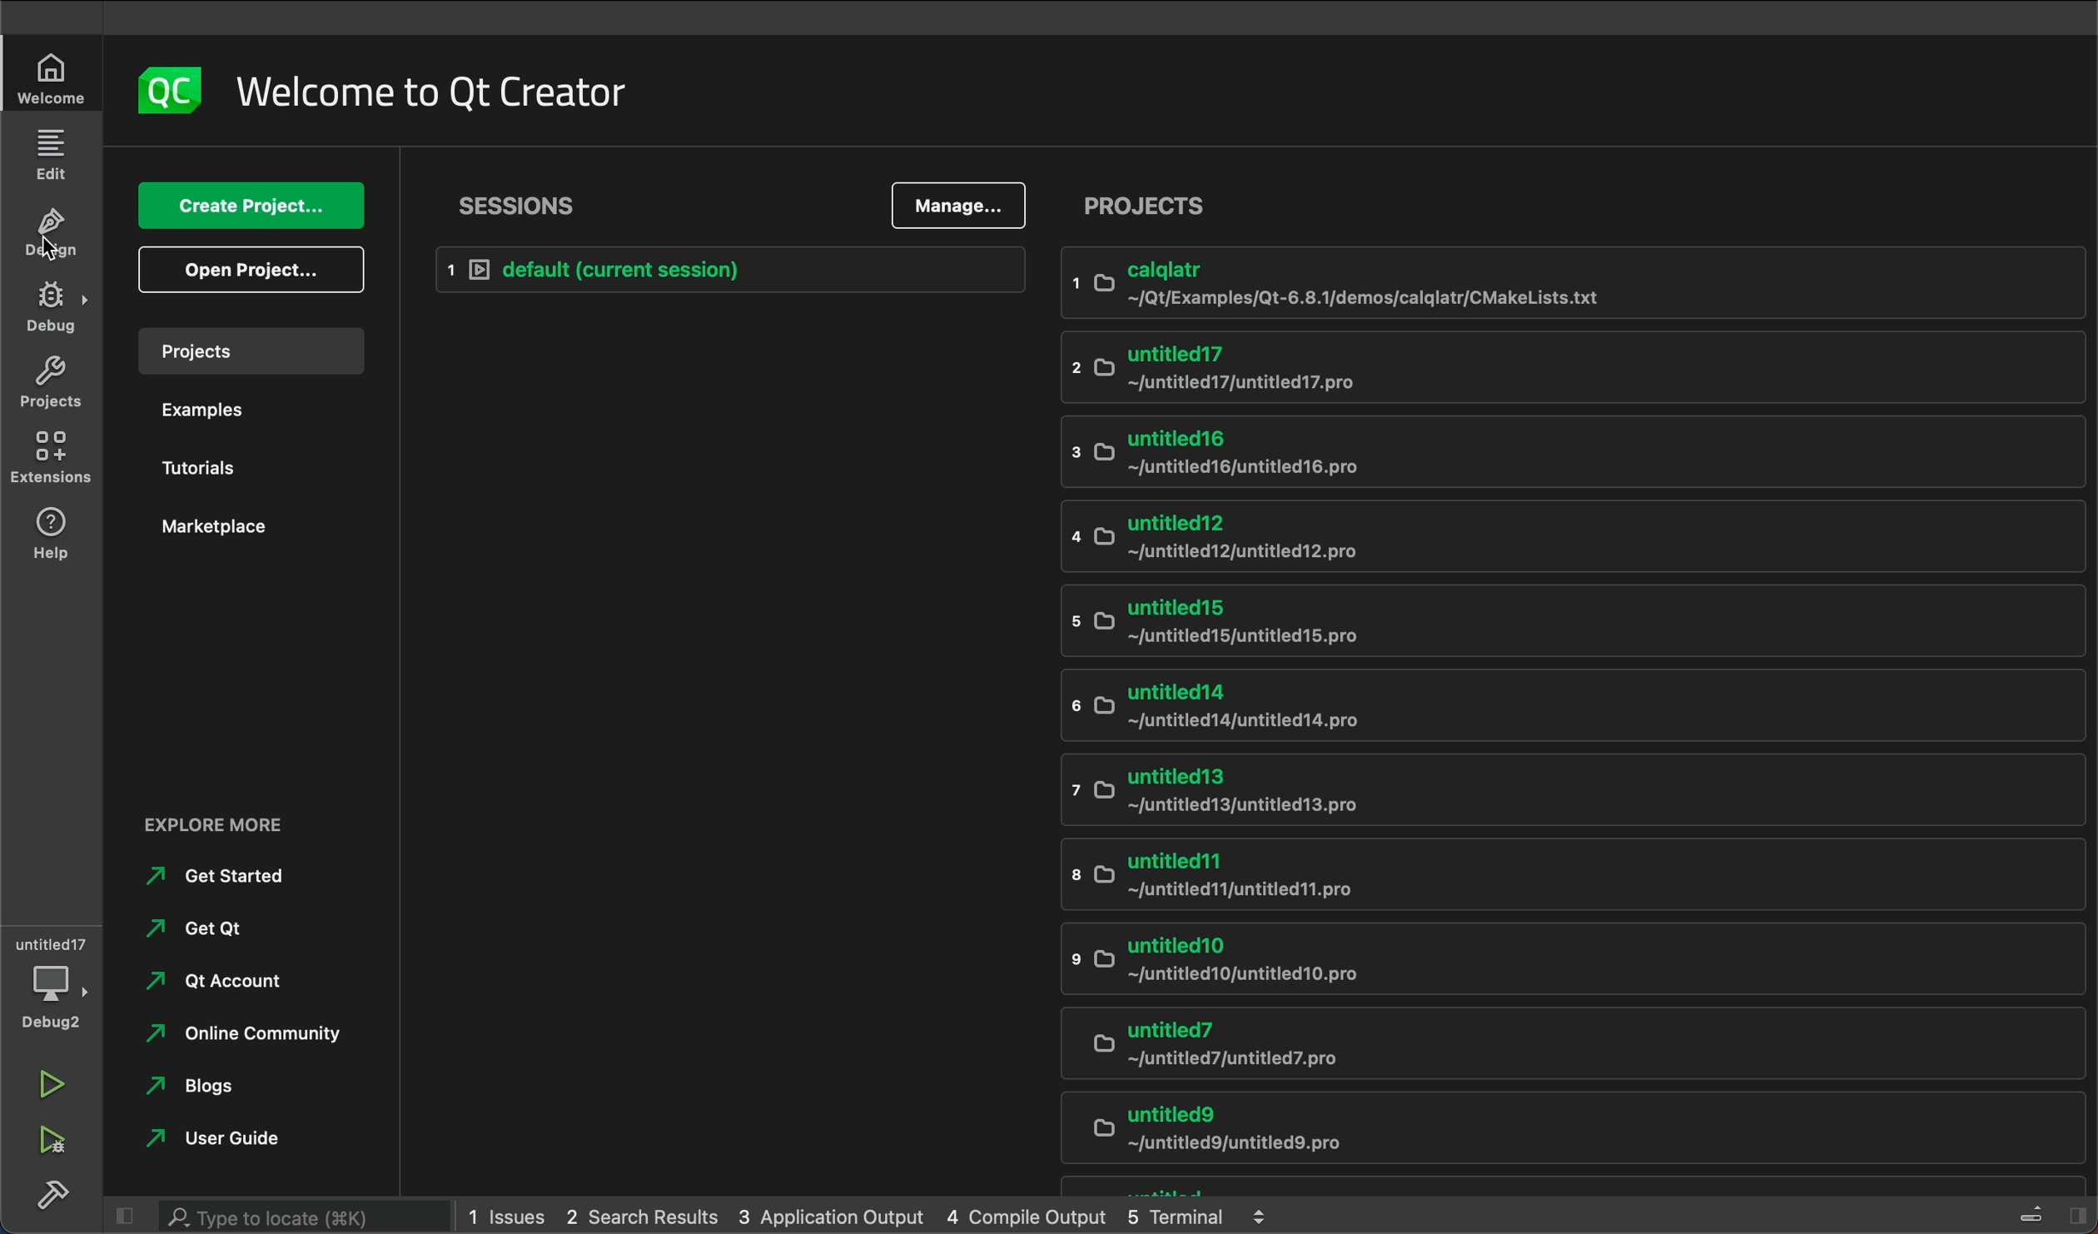 The height and width of the screenshot is (1234, 2098). Describe the element at coordinates (251, 354) in the screenshot. I see `projects` at that location.